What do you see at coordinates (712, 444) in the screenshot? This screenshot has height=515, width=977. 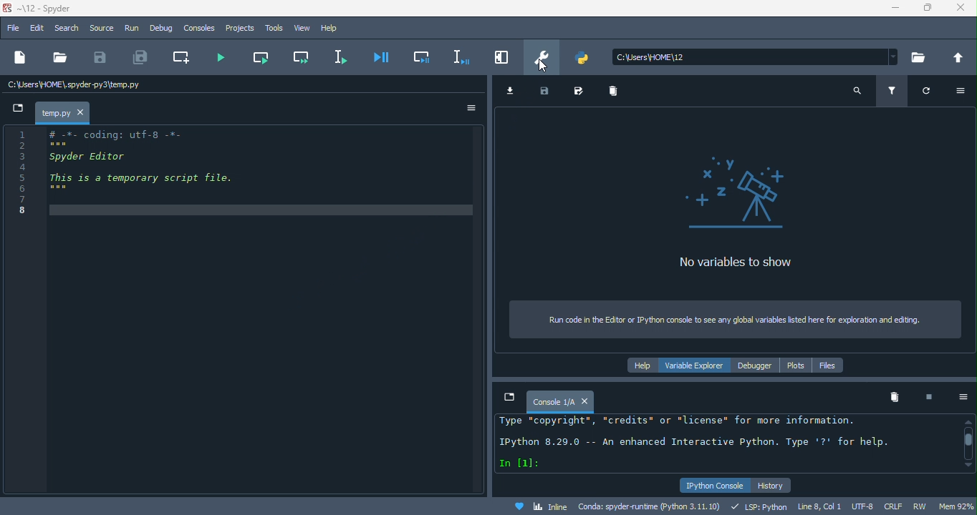 I see `text` at bounding box center [712, 444].